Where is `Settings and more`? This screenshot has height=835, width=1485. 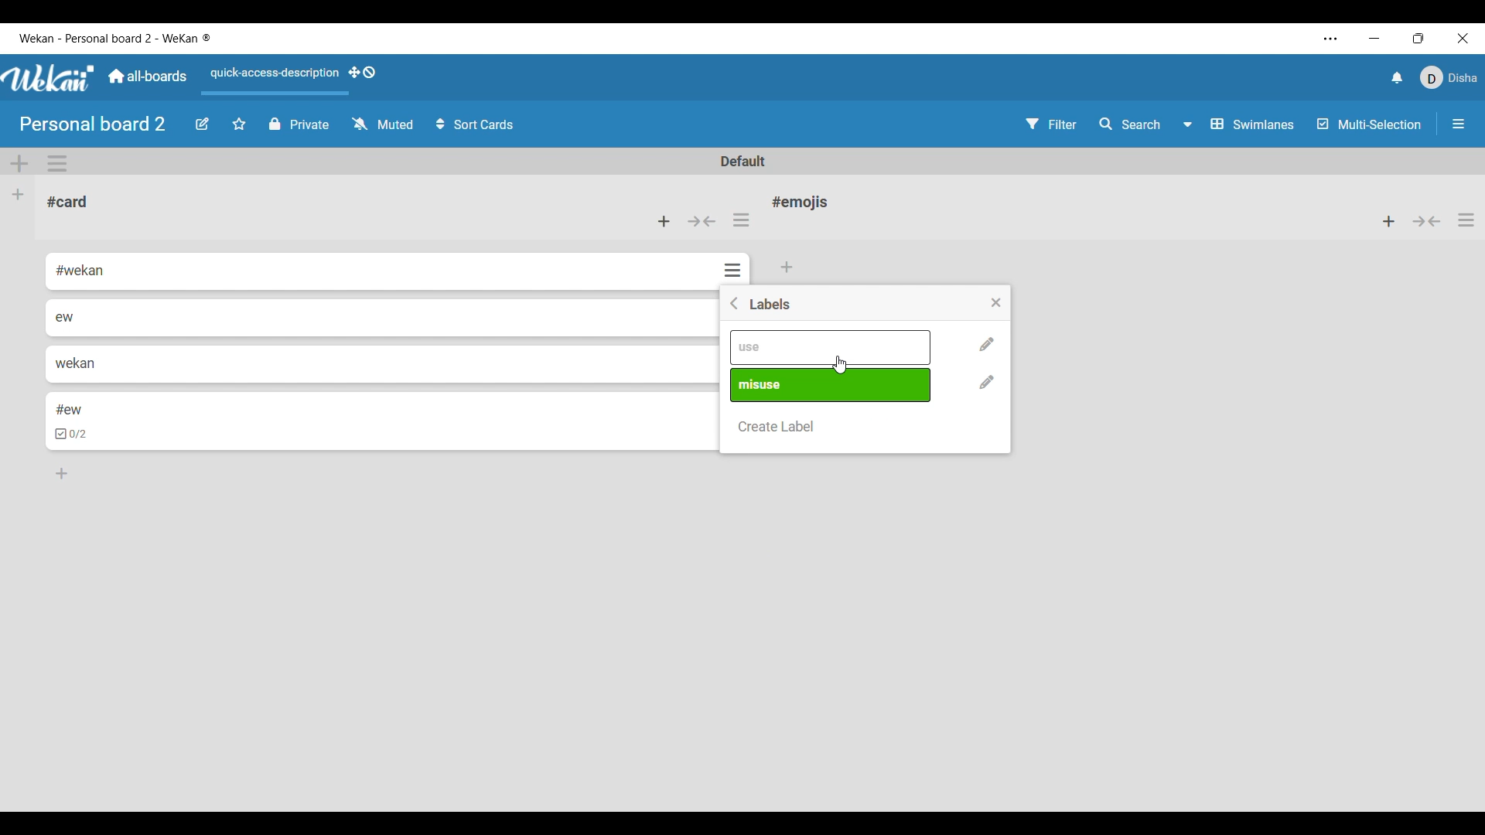 Settings and more is located at coordinates (1331, 39).